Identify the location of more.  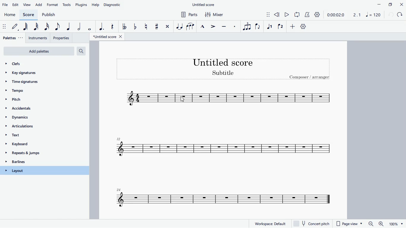
(293, 27).